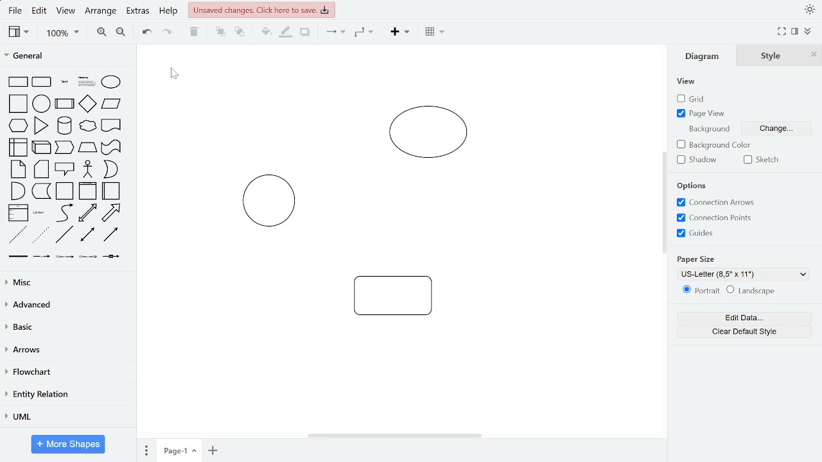 This screenshot has height=462, width=822. What do you see at coordinates (715, 218) in the screenshot?
I see `guides` at bounding box center [715, 218].